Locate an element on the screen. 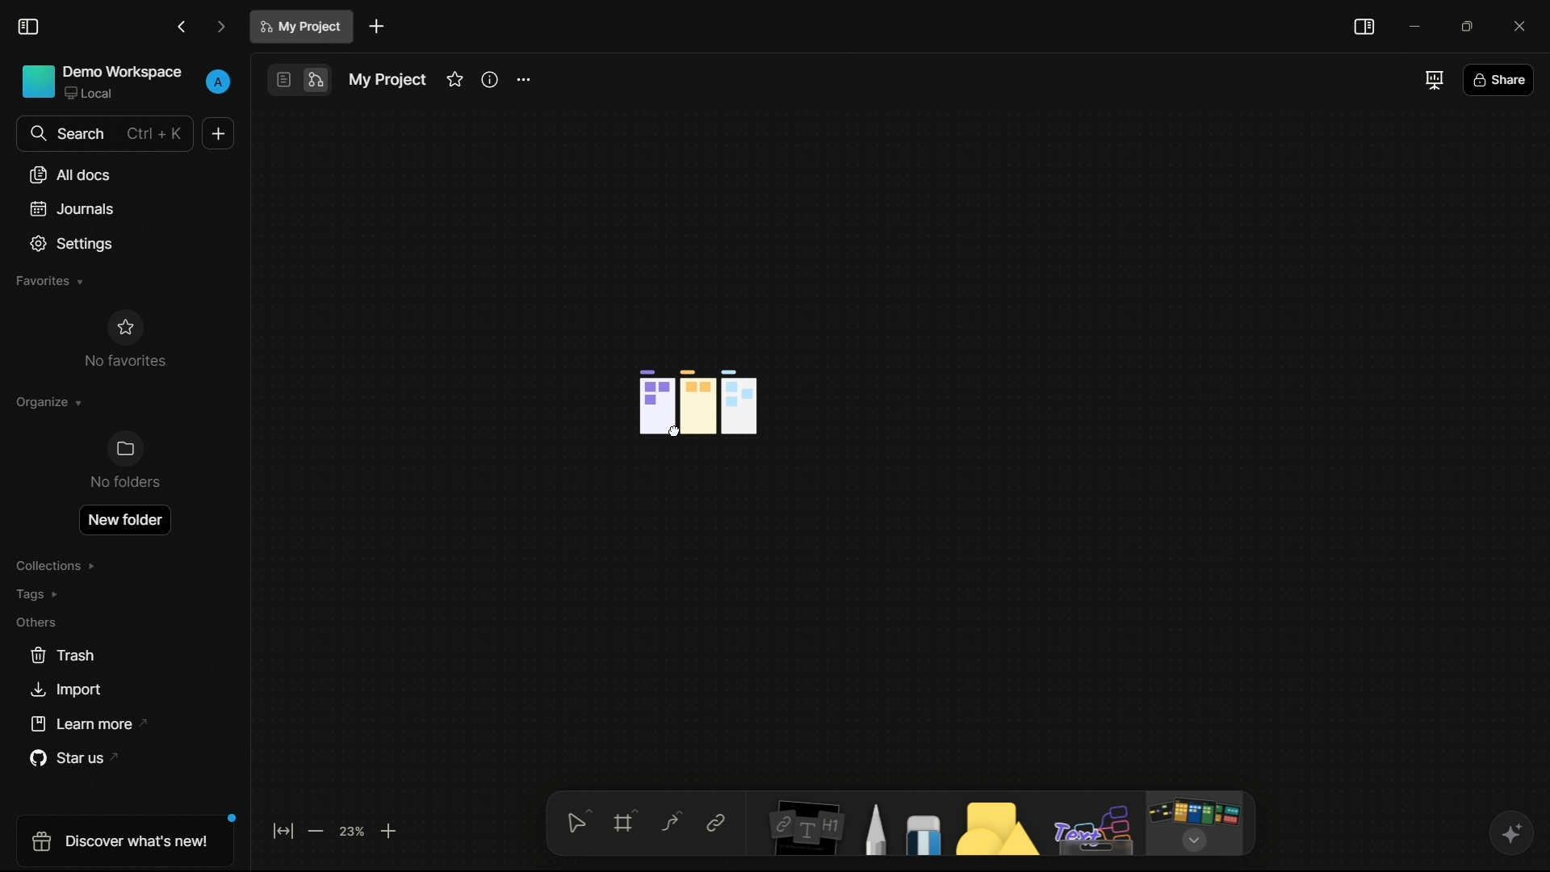 This screenshot has height=872, width=1550. others is located at coordinates (36, 622).